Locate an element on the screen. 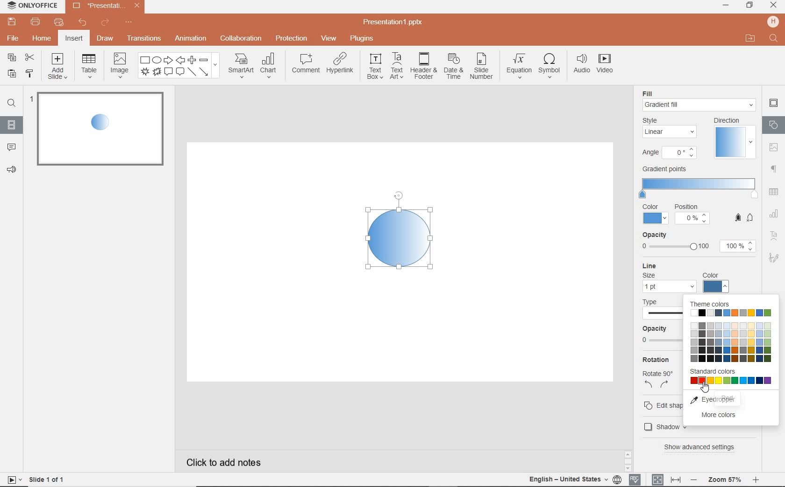 This screenshot has height=487, width=785. comment is located at coordinates (306, 63).